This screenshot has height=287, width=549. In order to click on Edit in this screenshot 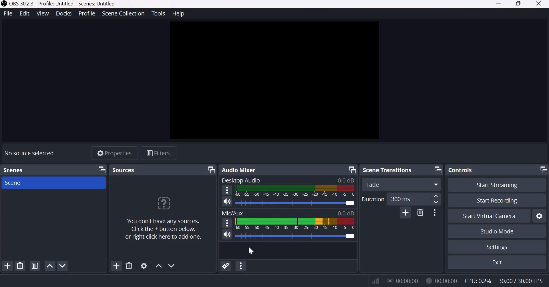, I will do `click(25, 14)`.